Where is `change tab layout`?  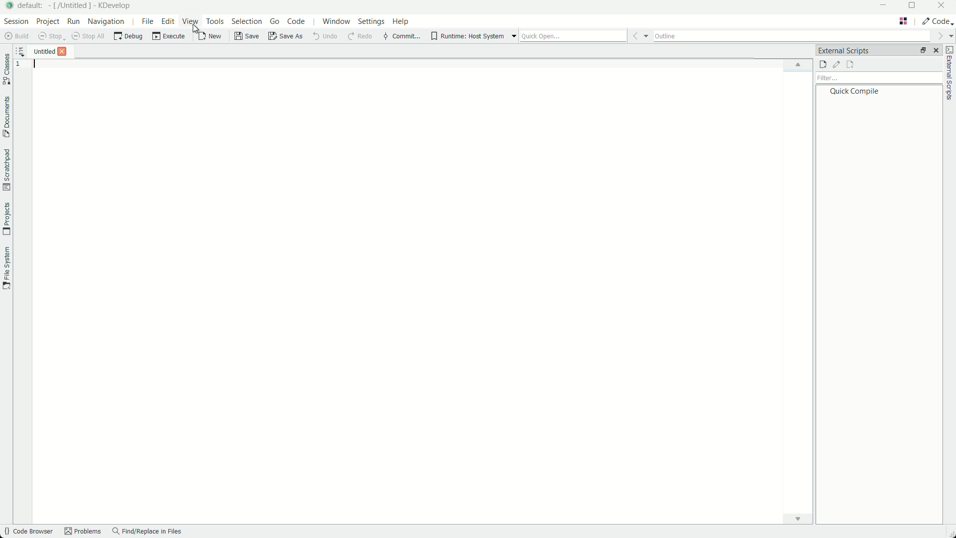
change tab layout is located at coordinates (922, 51).